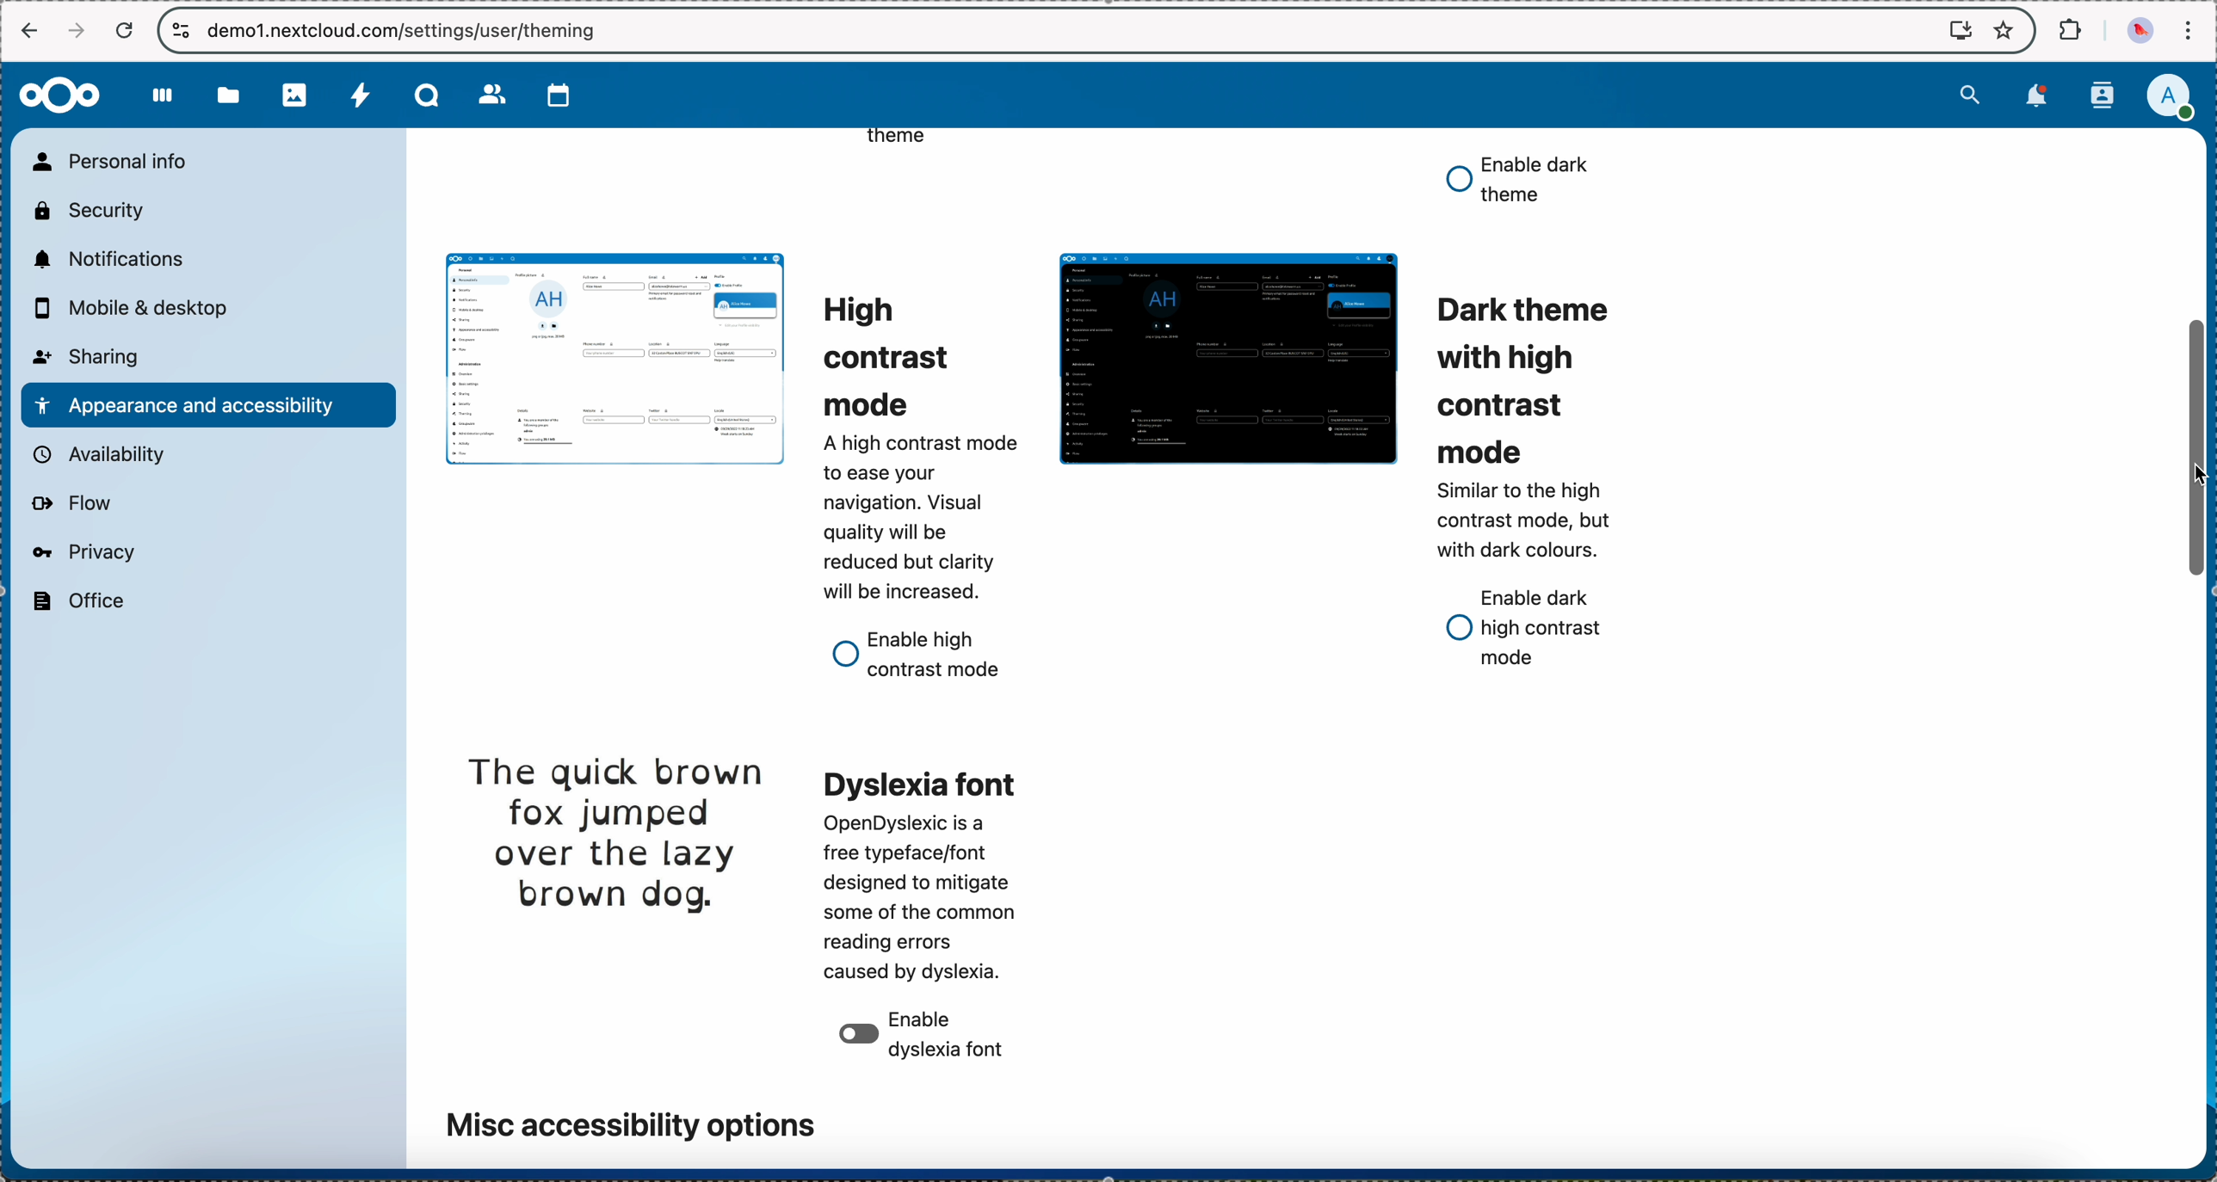  What do you see at coordinates (1952, 30) in the screenshot?
I see `screen` at bounding box center [1952, 30].